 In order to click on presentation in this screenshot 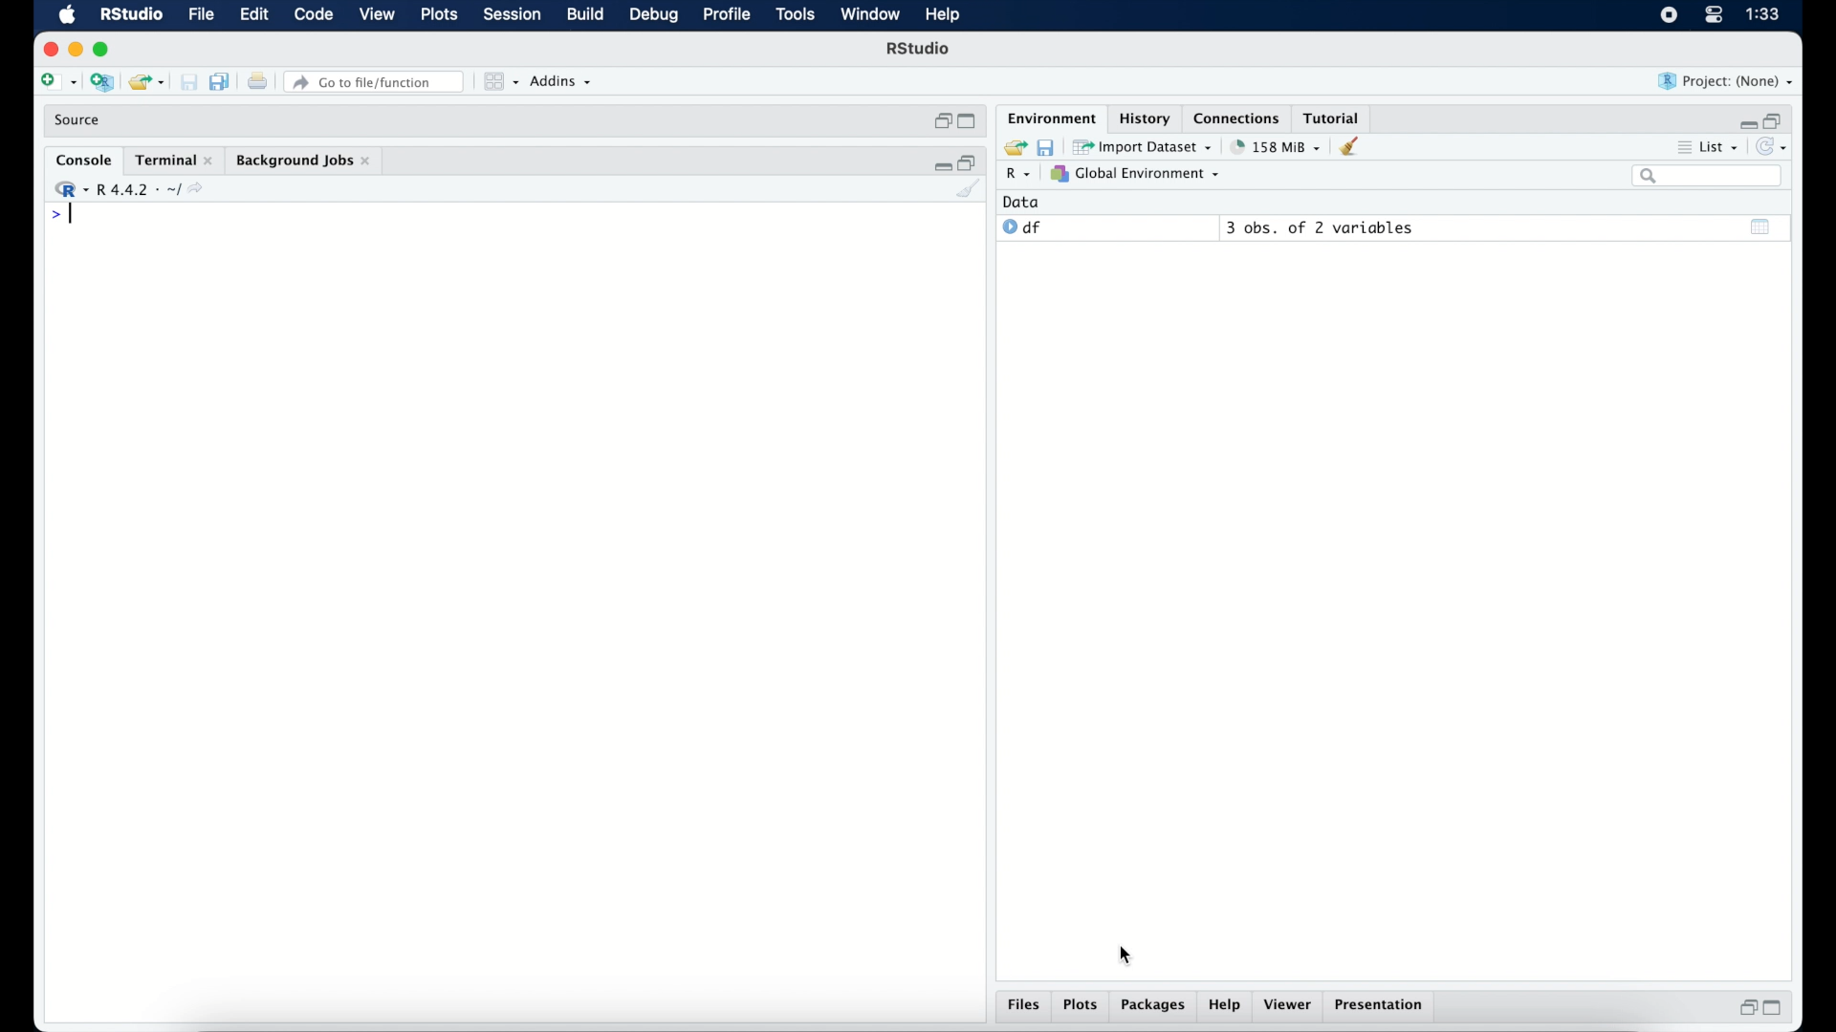, I will do `click(1382, 1007)`.